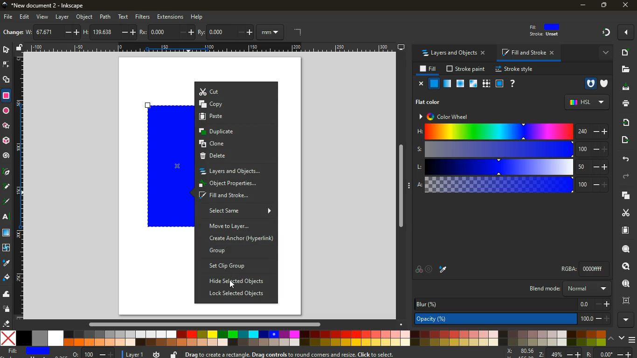  I want to click on cut, so click(623, 213).